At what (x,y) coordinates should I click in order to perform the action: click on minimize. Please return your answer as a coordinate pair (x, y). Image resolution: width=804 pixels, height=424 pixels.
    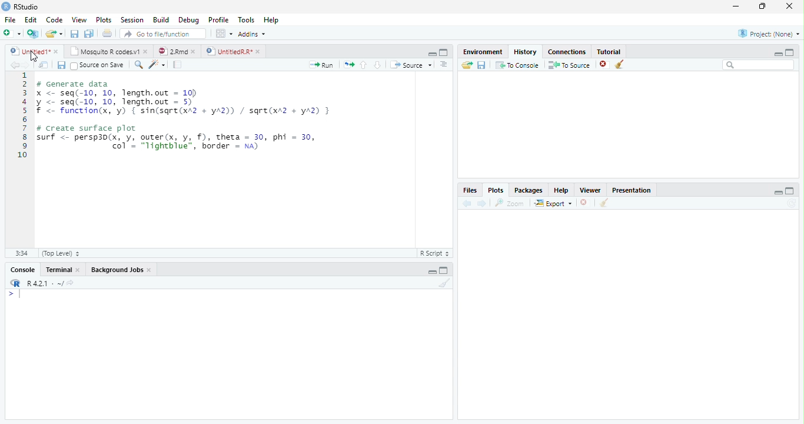
    Looking at the image, I should click on (736, 6).